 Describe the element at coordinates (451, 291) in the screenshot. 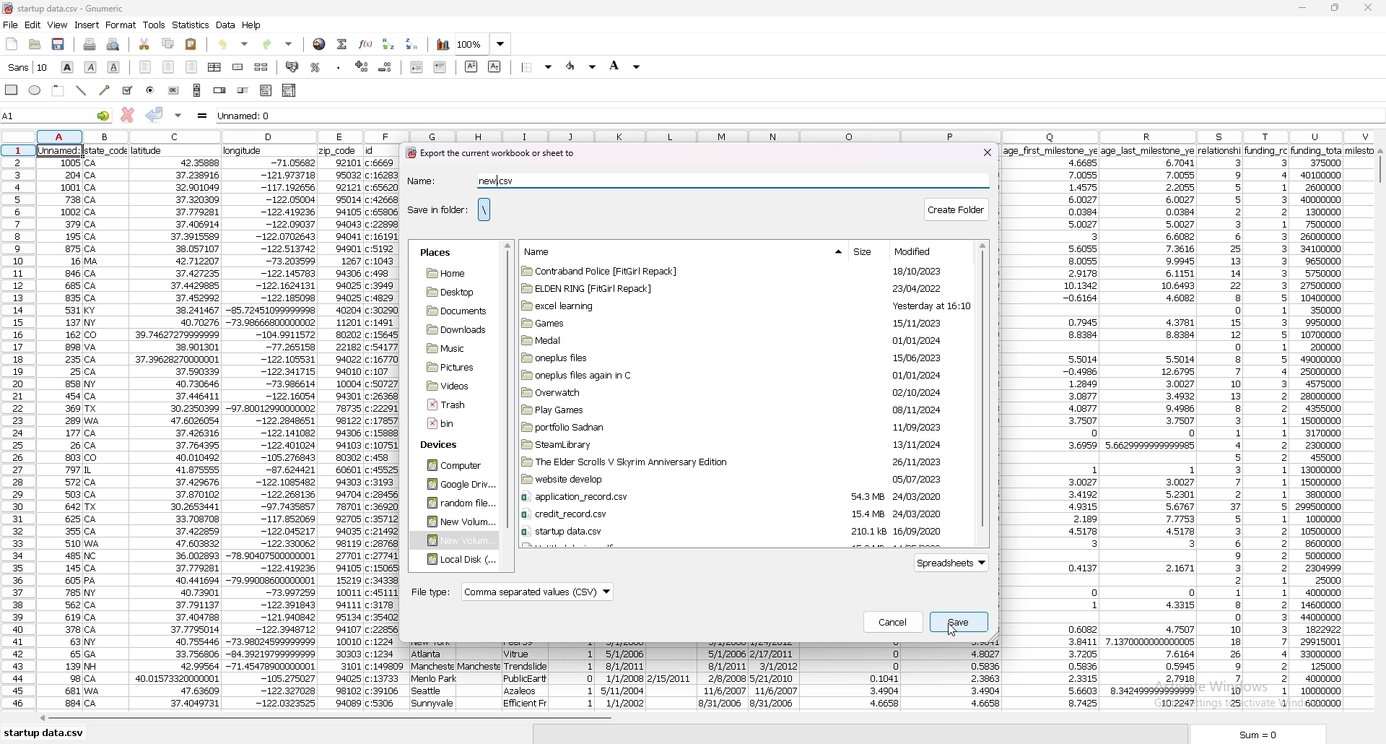

I see `folder` at that location.